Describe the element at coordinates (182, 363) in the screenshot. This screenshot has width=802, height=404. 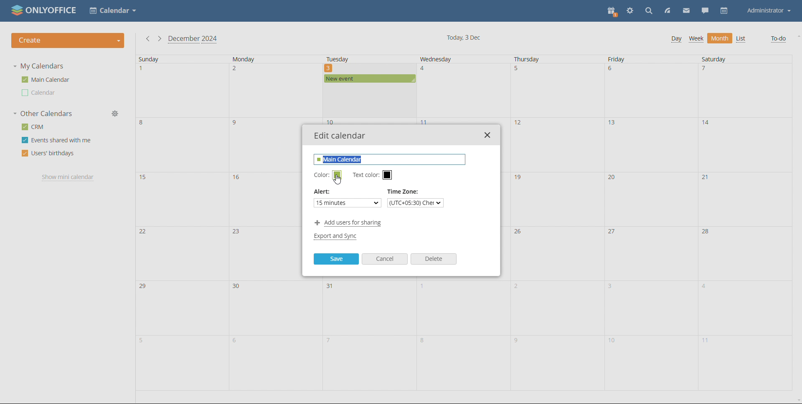
I see `date` at that location.